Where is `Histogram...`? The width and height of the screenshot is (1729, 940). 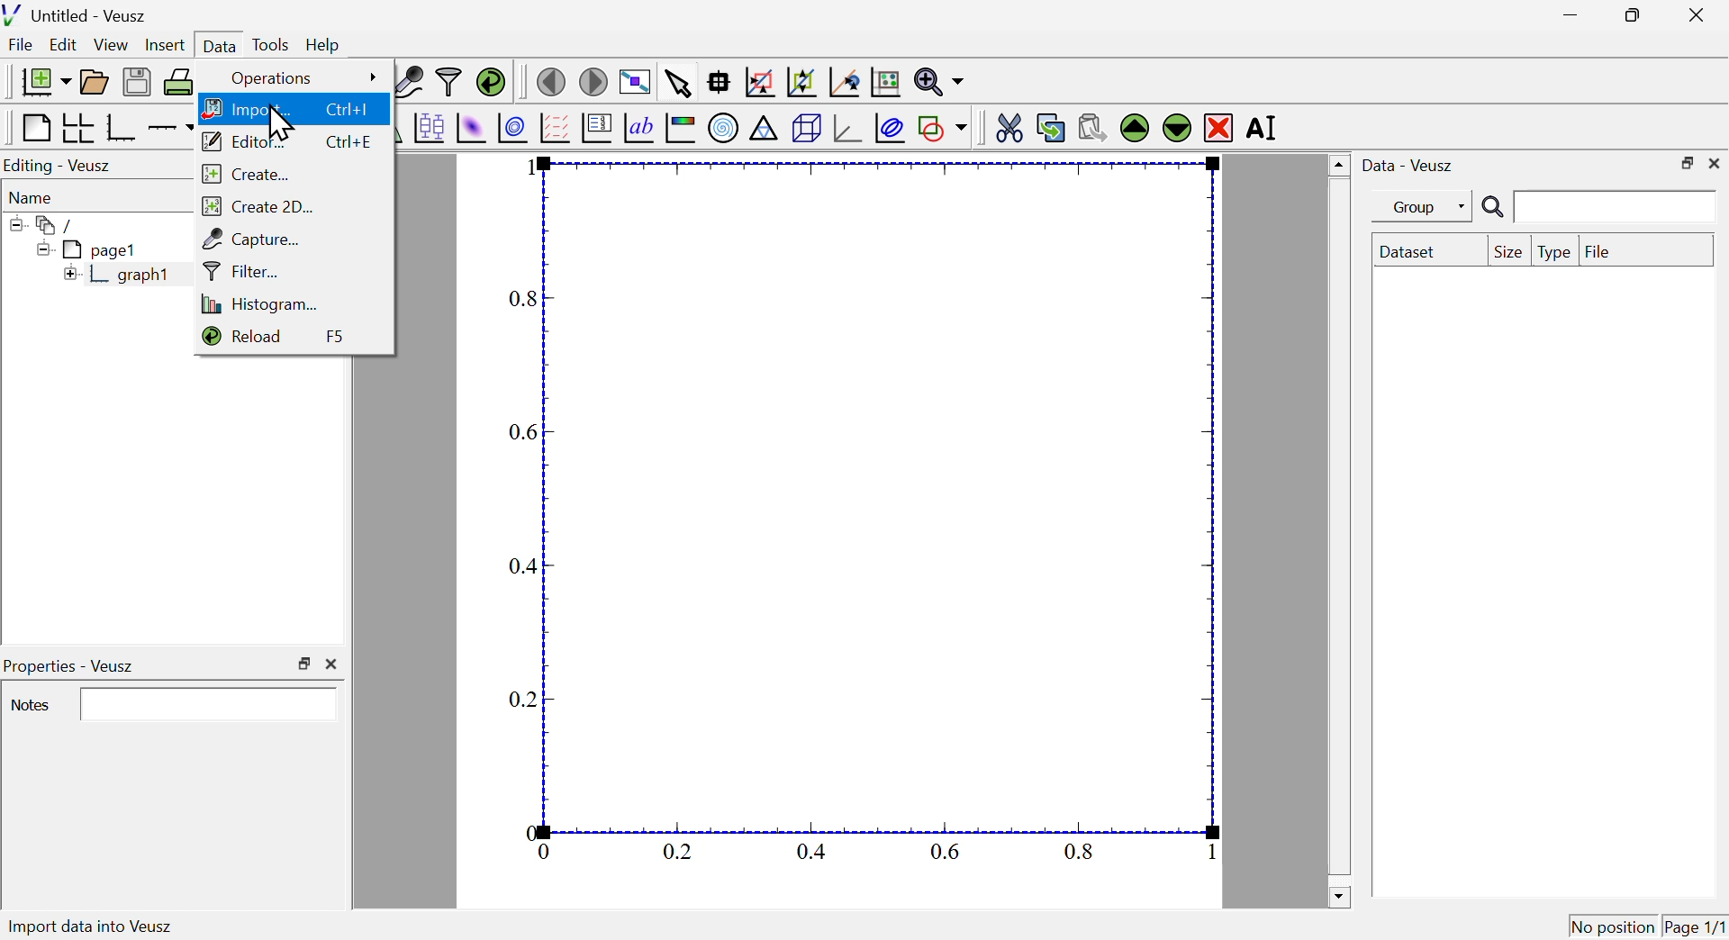 Histogram... is located at coordinates (269, 304).